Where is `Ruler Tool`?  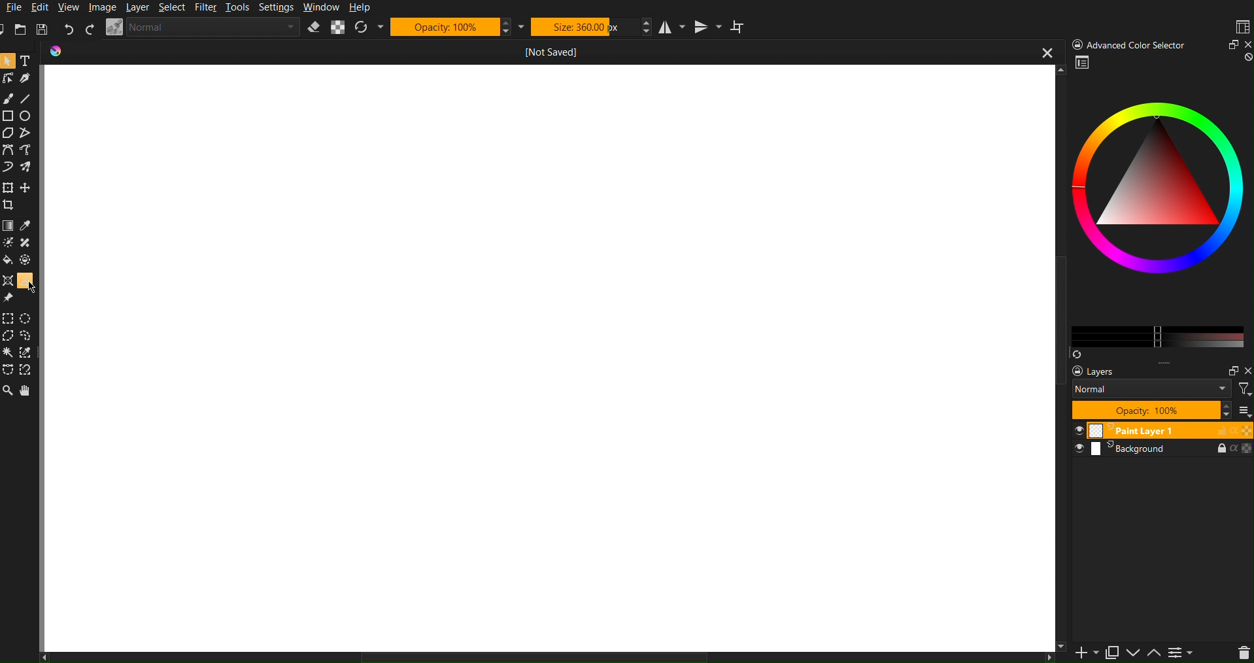 Ruler Tool is located at coordinates (24, 279).